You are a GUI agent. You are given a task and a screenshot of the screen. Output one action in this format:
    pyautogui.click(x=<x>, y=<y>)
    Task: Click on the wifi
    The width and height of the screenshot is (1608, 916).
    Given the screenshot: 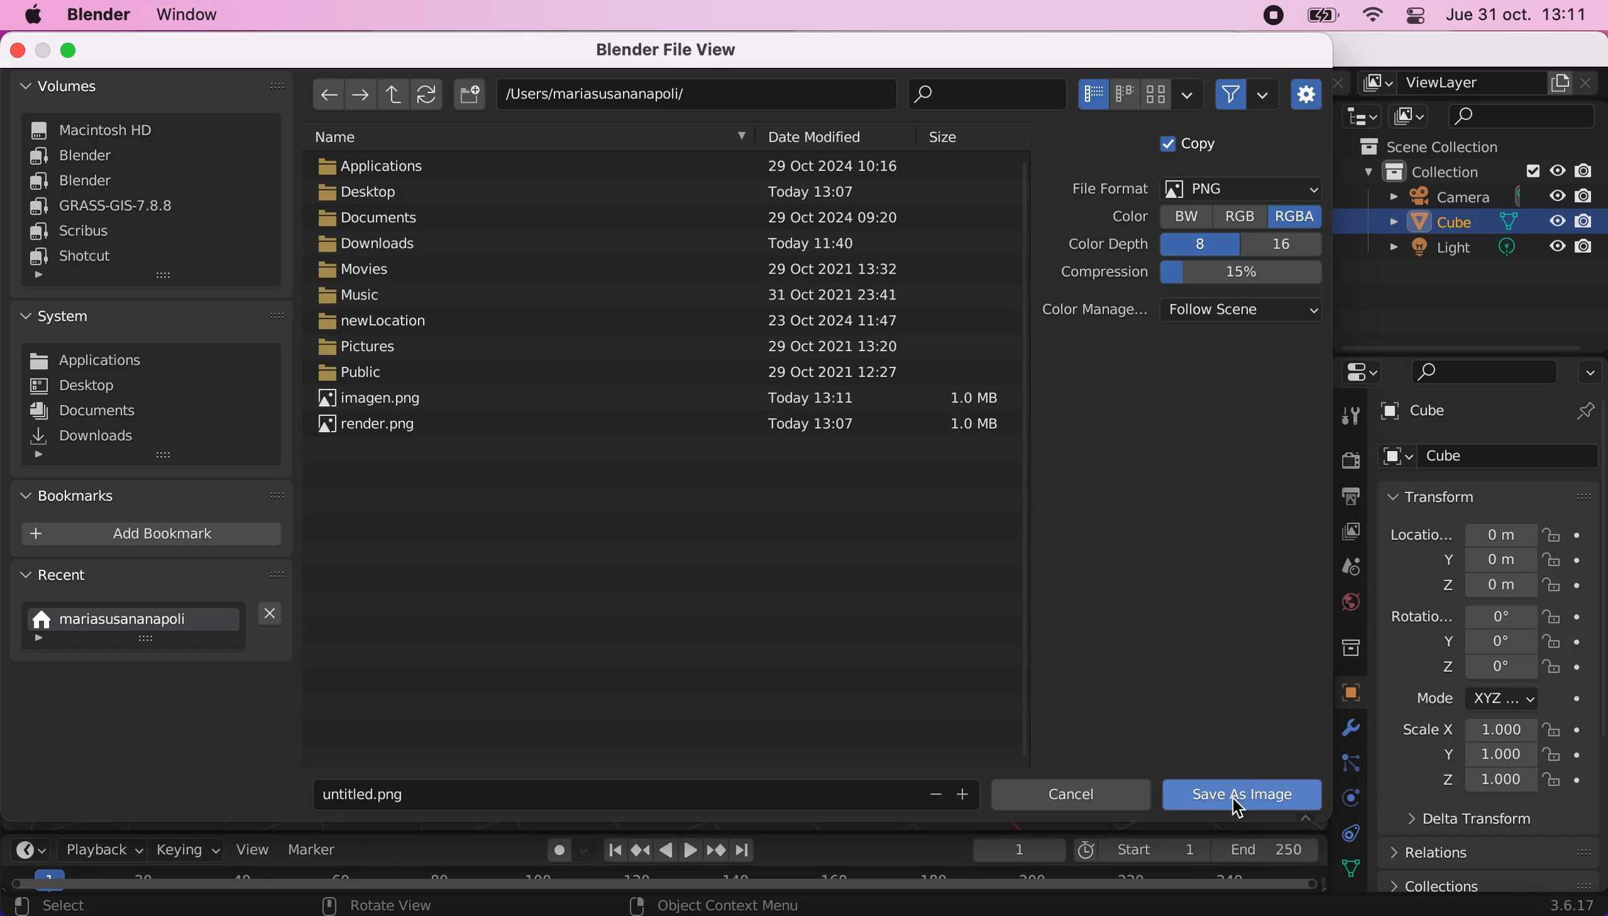 What is the action you would take?
    pyautogui.click(x=1375, y=16)
    